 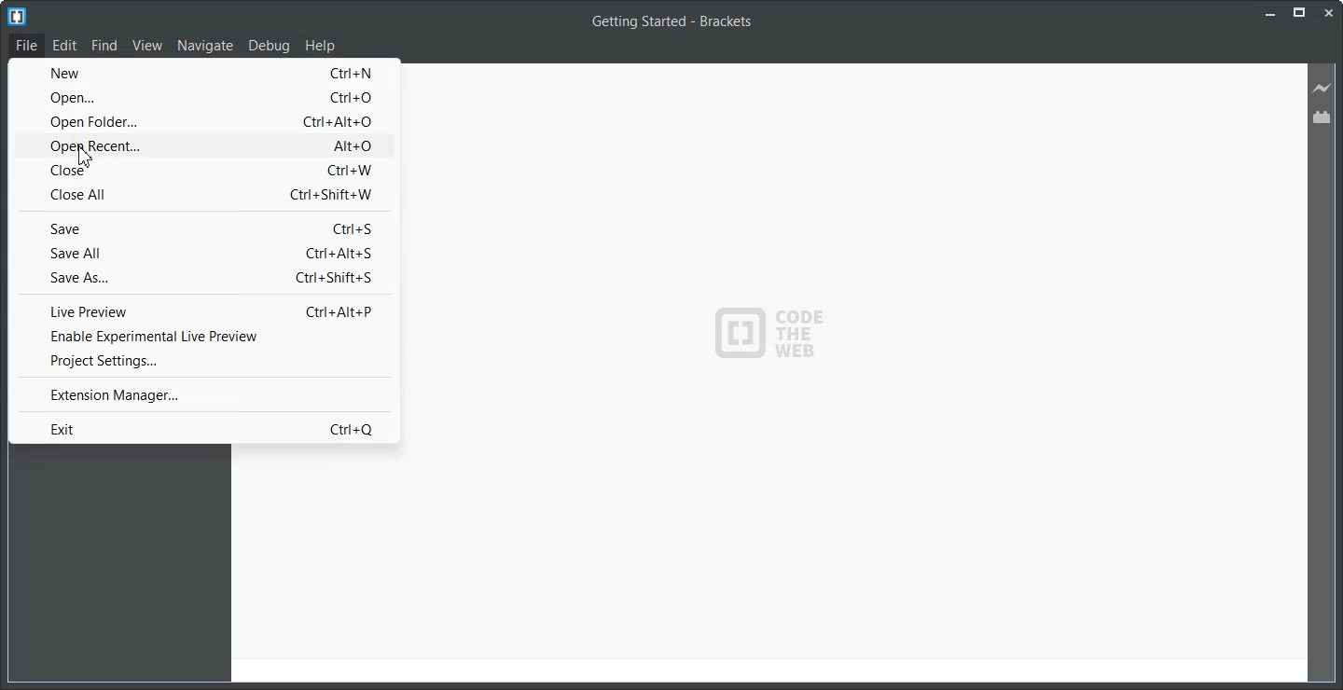 I want to click on New, so click(x=201, y=72).